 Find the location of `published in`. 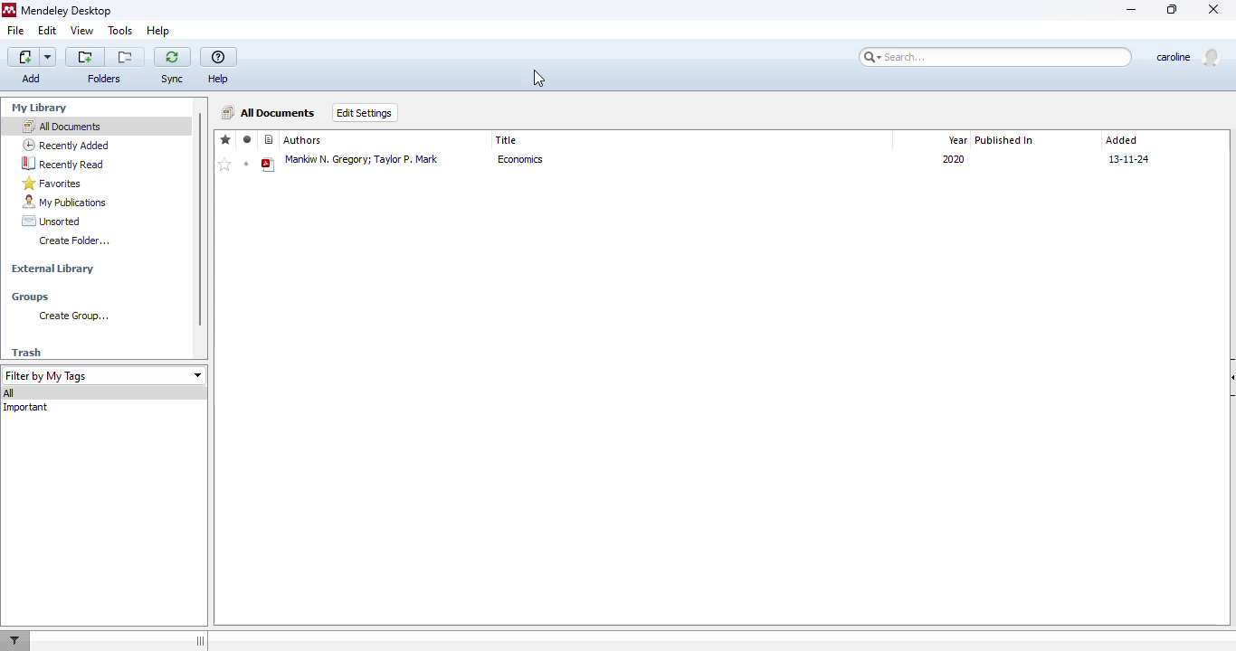

published in is located at coordinates (1005, 140).